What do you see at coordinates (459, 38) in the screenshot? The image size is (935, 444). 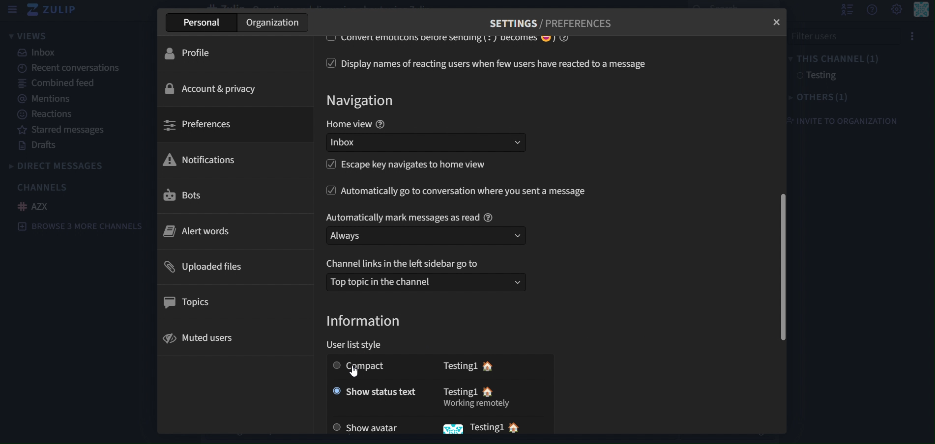 I see `convert emoticons before sencing ` at bounding box center [459, 38].